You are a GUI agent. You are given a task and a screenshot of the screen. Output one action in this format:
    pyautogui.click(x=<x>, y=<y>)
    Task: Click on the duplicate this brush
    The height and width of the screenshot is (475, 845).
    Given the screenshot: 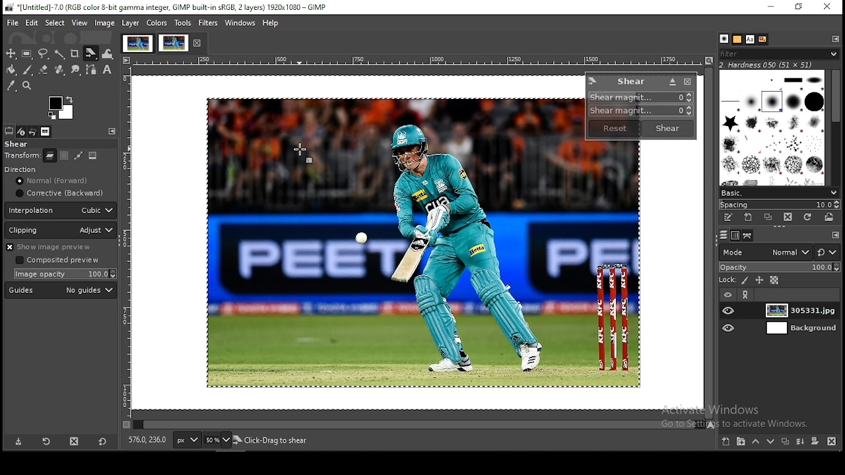 What is the action you would take?
    pyautogui.click(x=768, y=217)
    